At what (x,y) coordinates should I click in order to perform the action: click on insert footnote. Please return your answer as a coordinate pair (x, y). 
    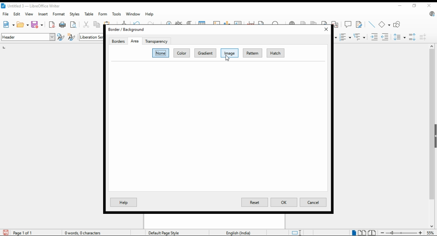
    Looking at the image, I should click on (304, 21).